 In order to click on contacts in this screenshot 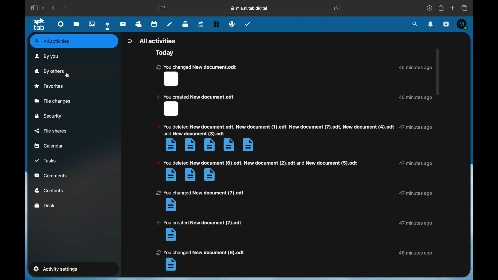, I will do `click(446, 24)`.